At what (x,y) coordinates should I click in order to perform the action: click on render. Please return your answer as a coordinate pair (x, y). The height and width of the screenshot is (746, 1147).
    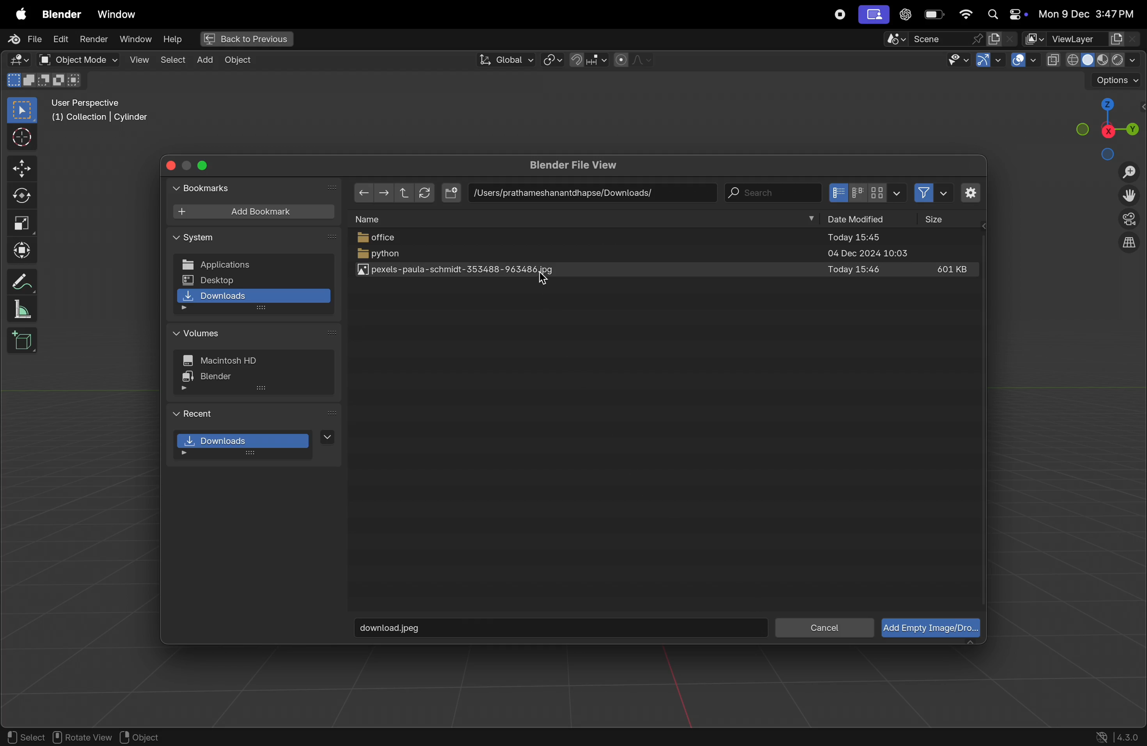
    Looking at the image, I should click on (94, 40).